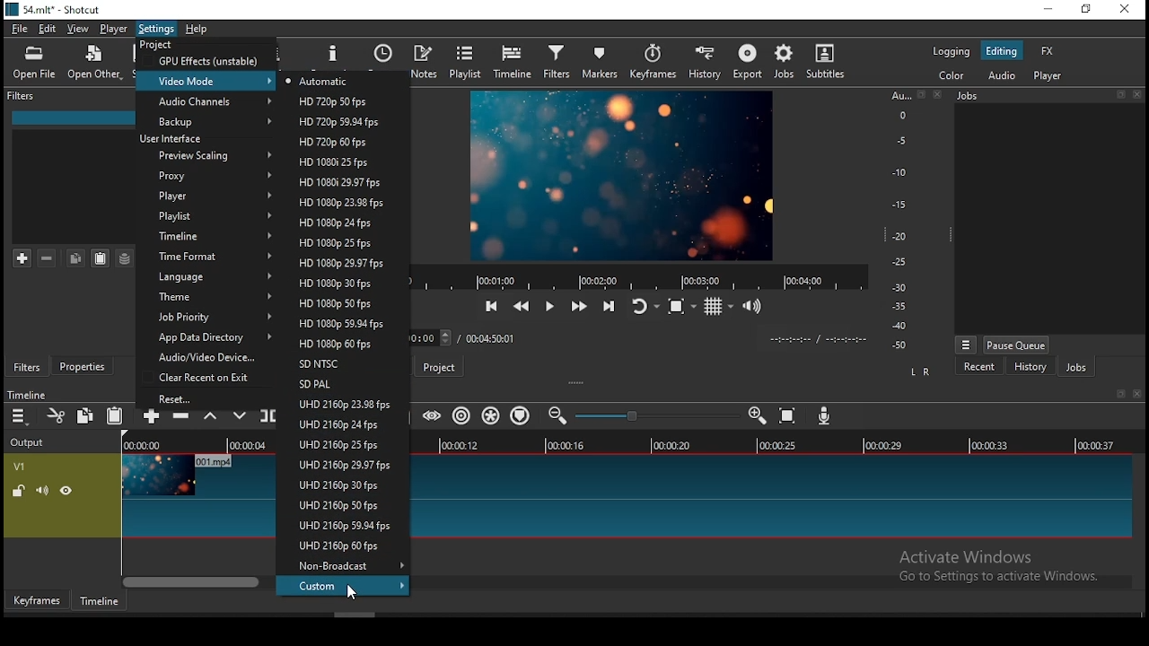  Describe the element at coordinates (1048, 10) in the screenshot. I see `minimize` at that location.